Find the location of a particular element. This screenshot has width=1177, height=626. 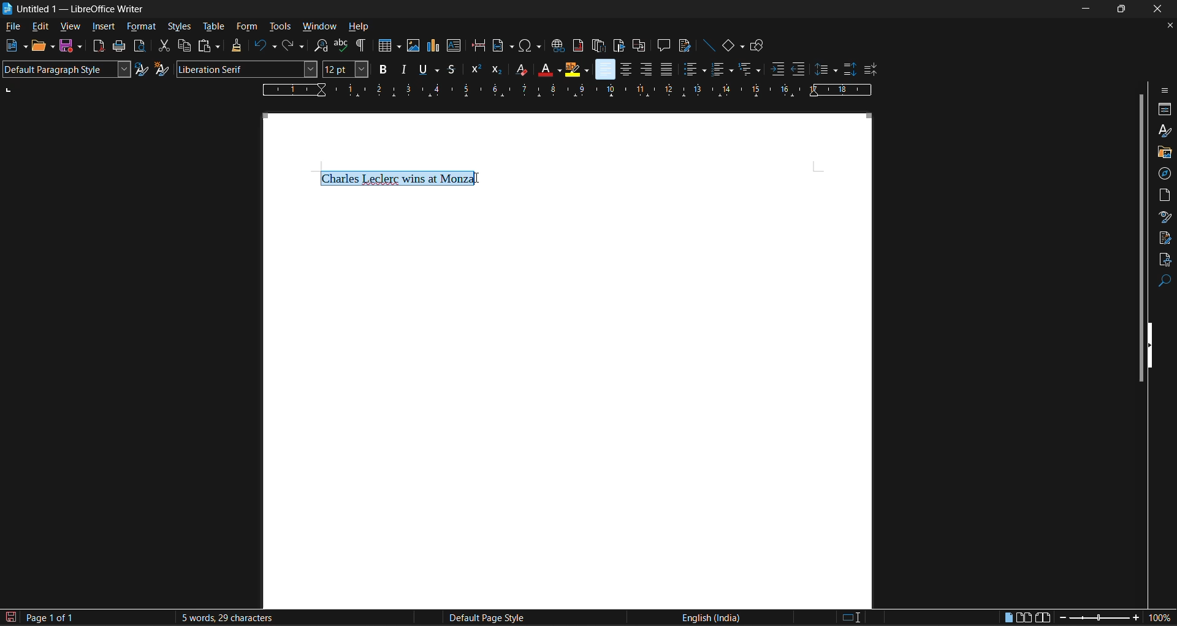

align left is located at coordinates (604, 69).